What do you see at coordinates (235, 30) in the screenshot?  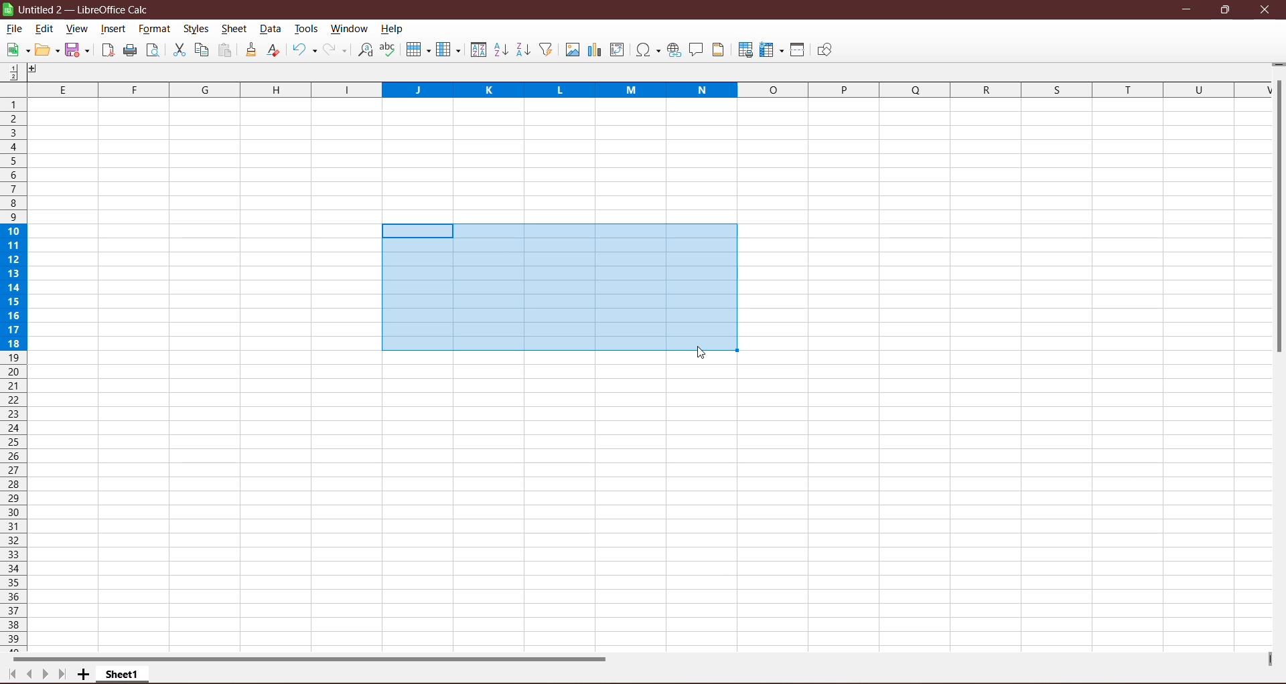 I see `Sheet` at bounding box center [235, 30].